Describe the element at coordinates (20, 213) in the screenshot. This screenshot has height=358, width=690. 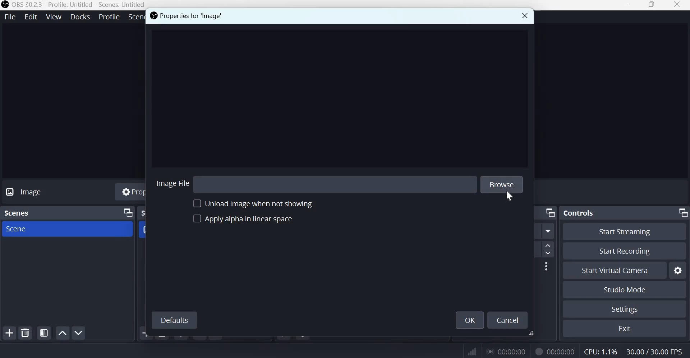
I see `Scenes` at that location.